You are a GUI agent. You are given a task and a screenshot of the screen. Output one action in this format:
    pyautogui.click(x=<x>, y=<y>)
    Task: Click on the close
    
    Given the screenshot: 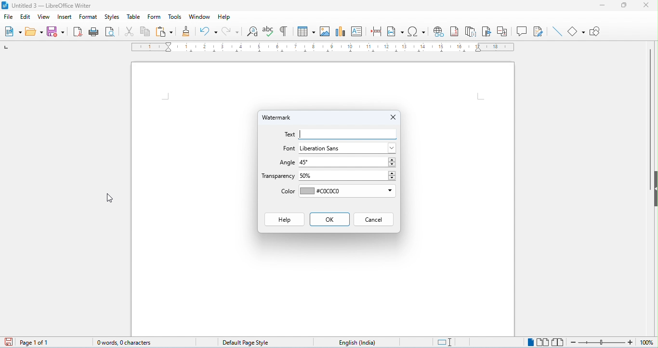 What is the action you would take?
    pyautogui.click(x=391, y=117)
    